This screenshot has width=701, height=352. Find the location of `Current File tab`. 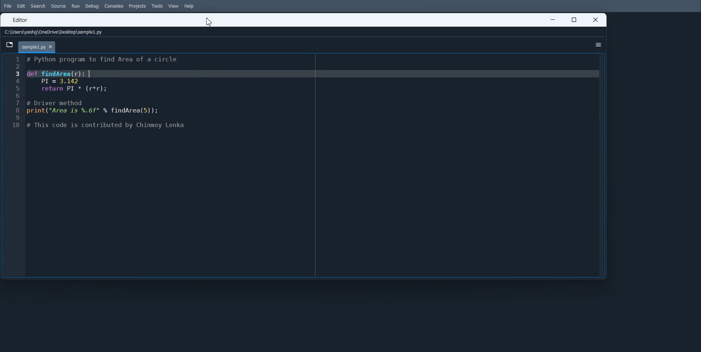

Current File tab is located at coordinates (38, 46).